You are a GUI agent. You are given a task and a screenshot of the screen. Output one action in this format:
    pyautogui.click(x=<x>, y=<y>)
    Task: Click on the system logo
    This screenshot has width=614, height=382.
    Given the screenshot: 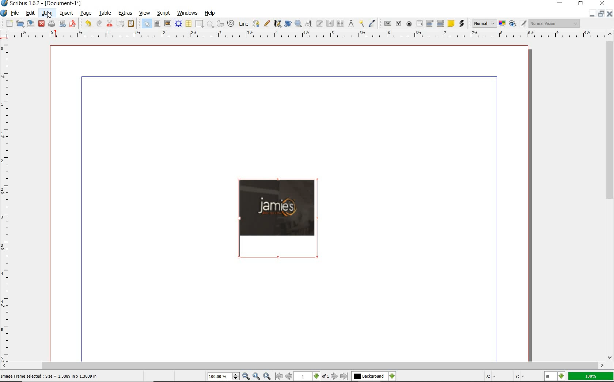 What is the action you would take?
    pyautogui.click(x=4, y=13)
    